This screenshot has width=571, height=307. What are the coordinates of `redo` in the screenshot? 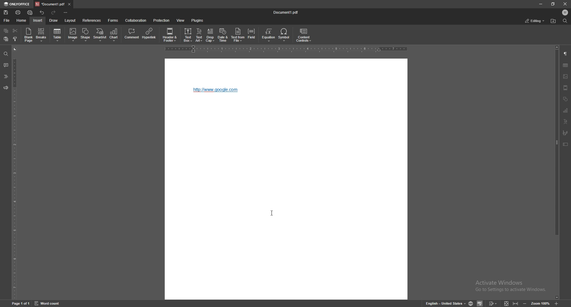 It's located at (54, 12).